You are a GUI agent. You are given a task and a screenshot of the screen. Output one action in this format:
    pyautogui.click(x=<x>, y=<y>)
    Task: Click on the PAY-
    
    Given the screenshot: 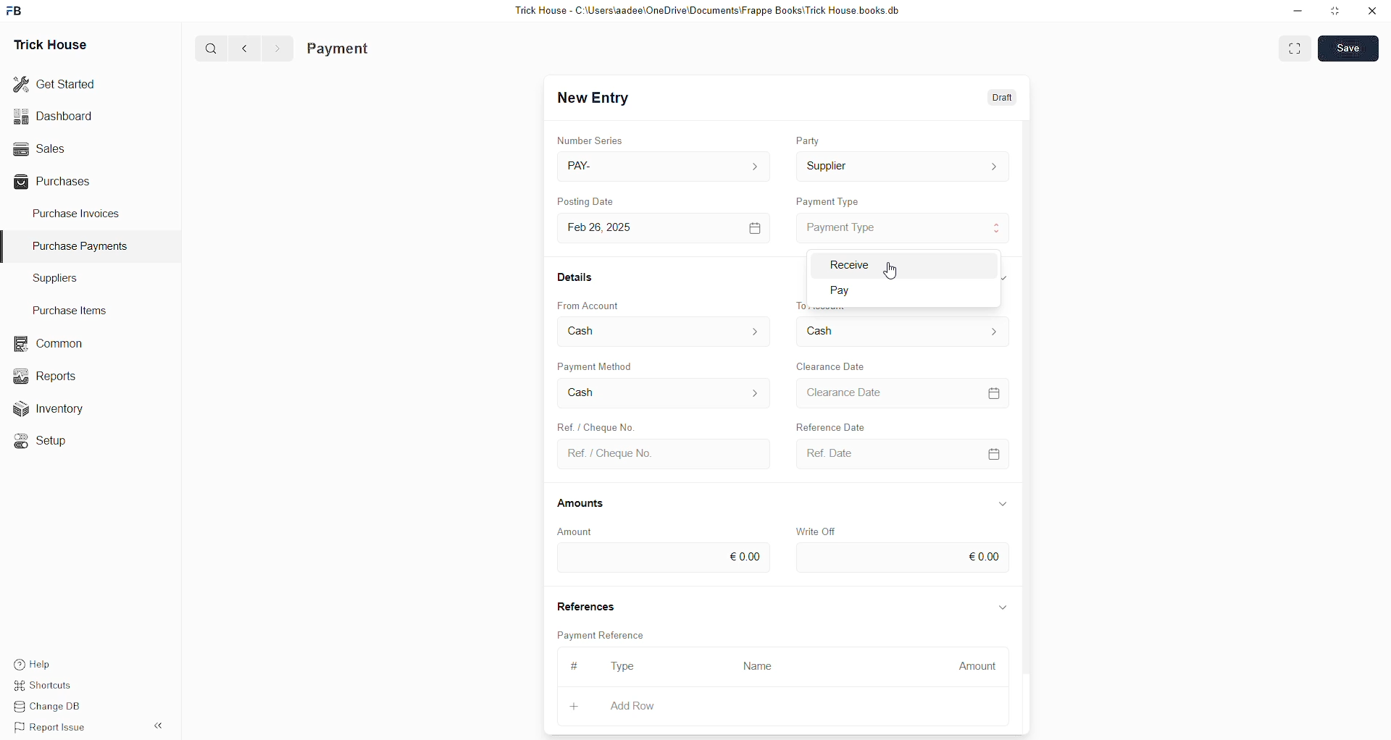 What is the action you would take?
    pyautogui.click(x=662, y=164)
    